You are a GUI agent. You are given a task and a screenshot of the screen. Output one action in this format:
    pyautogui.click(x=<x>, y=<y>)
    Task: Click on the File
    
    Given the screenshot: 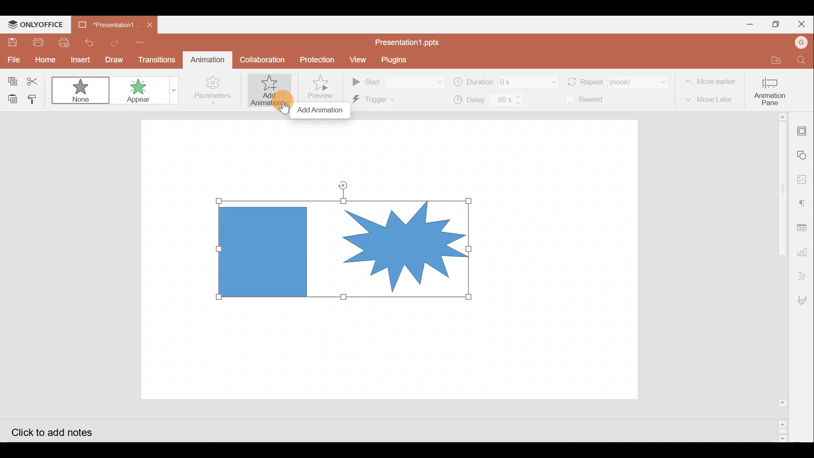 What is the action you would take?
    pyautogui.click(x=12, y=59)
    